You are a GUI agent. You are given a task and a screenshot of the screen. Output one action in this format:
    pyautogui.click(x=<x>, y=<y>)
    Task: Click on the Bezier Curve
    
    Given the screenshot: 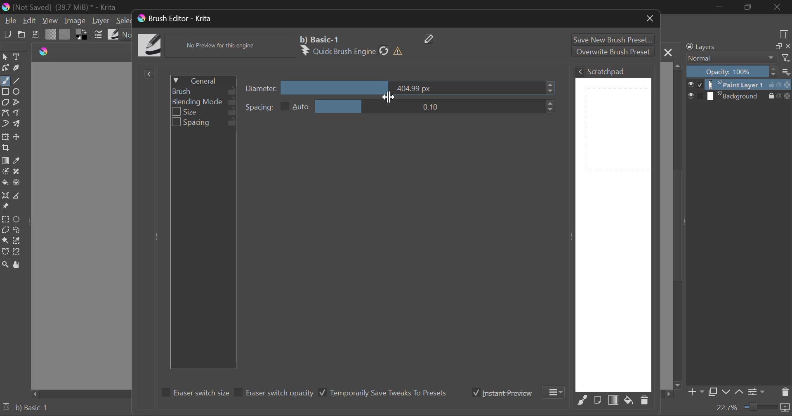 What is the action you would take?
    pyautogui.click(x=7, y=113)
    